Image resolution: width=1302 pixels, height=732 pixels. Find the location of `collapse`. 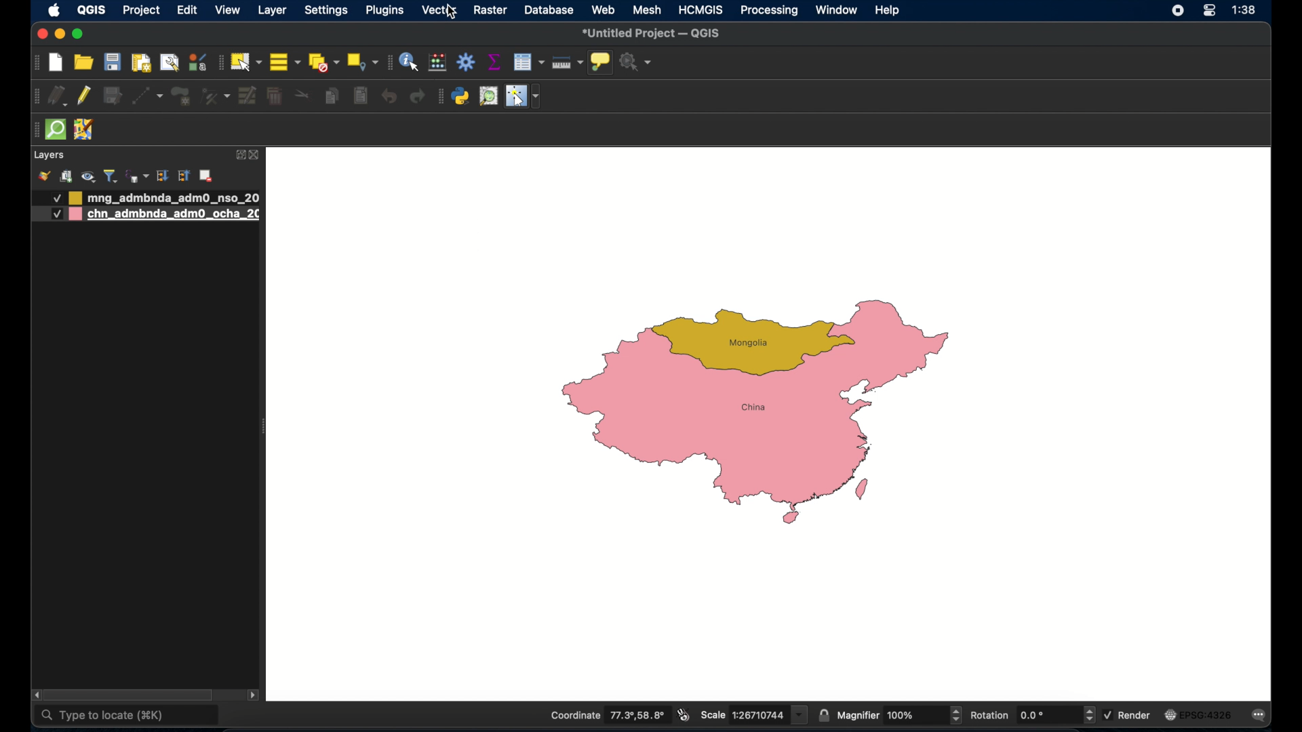

collapse is located at coordinates (183, 176).